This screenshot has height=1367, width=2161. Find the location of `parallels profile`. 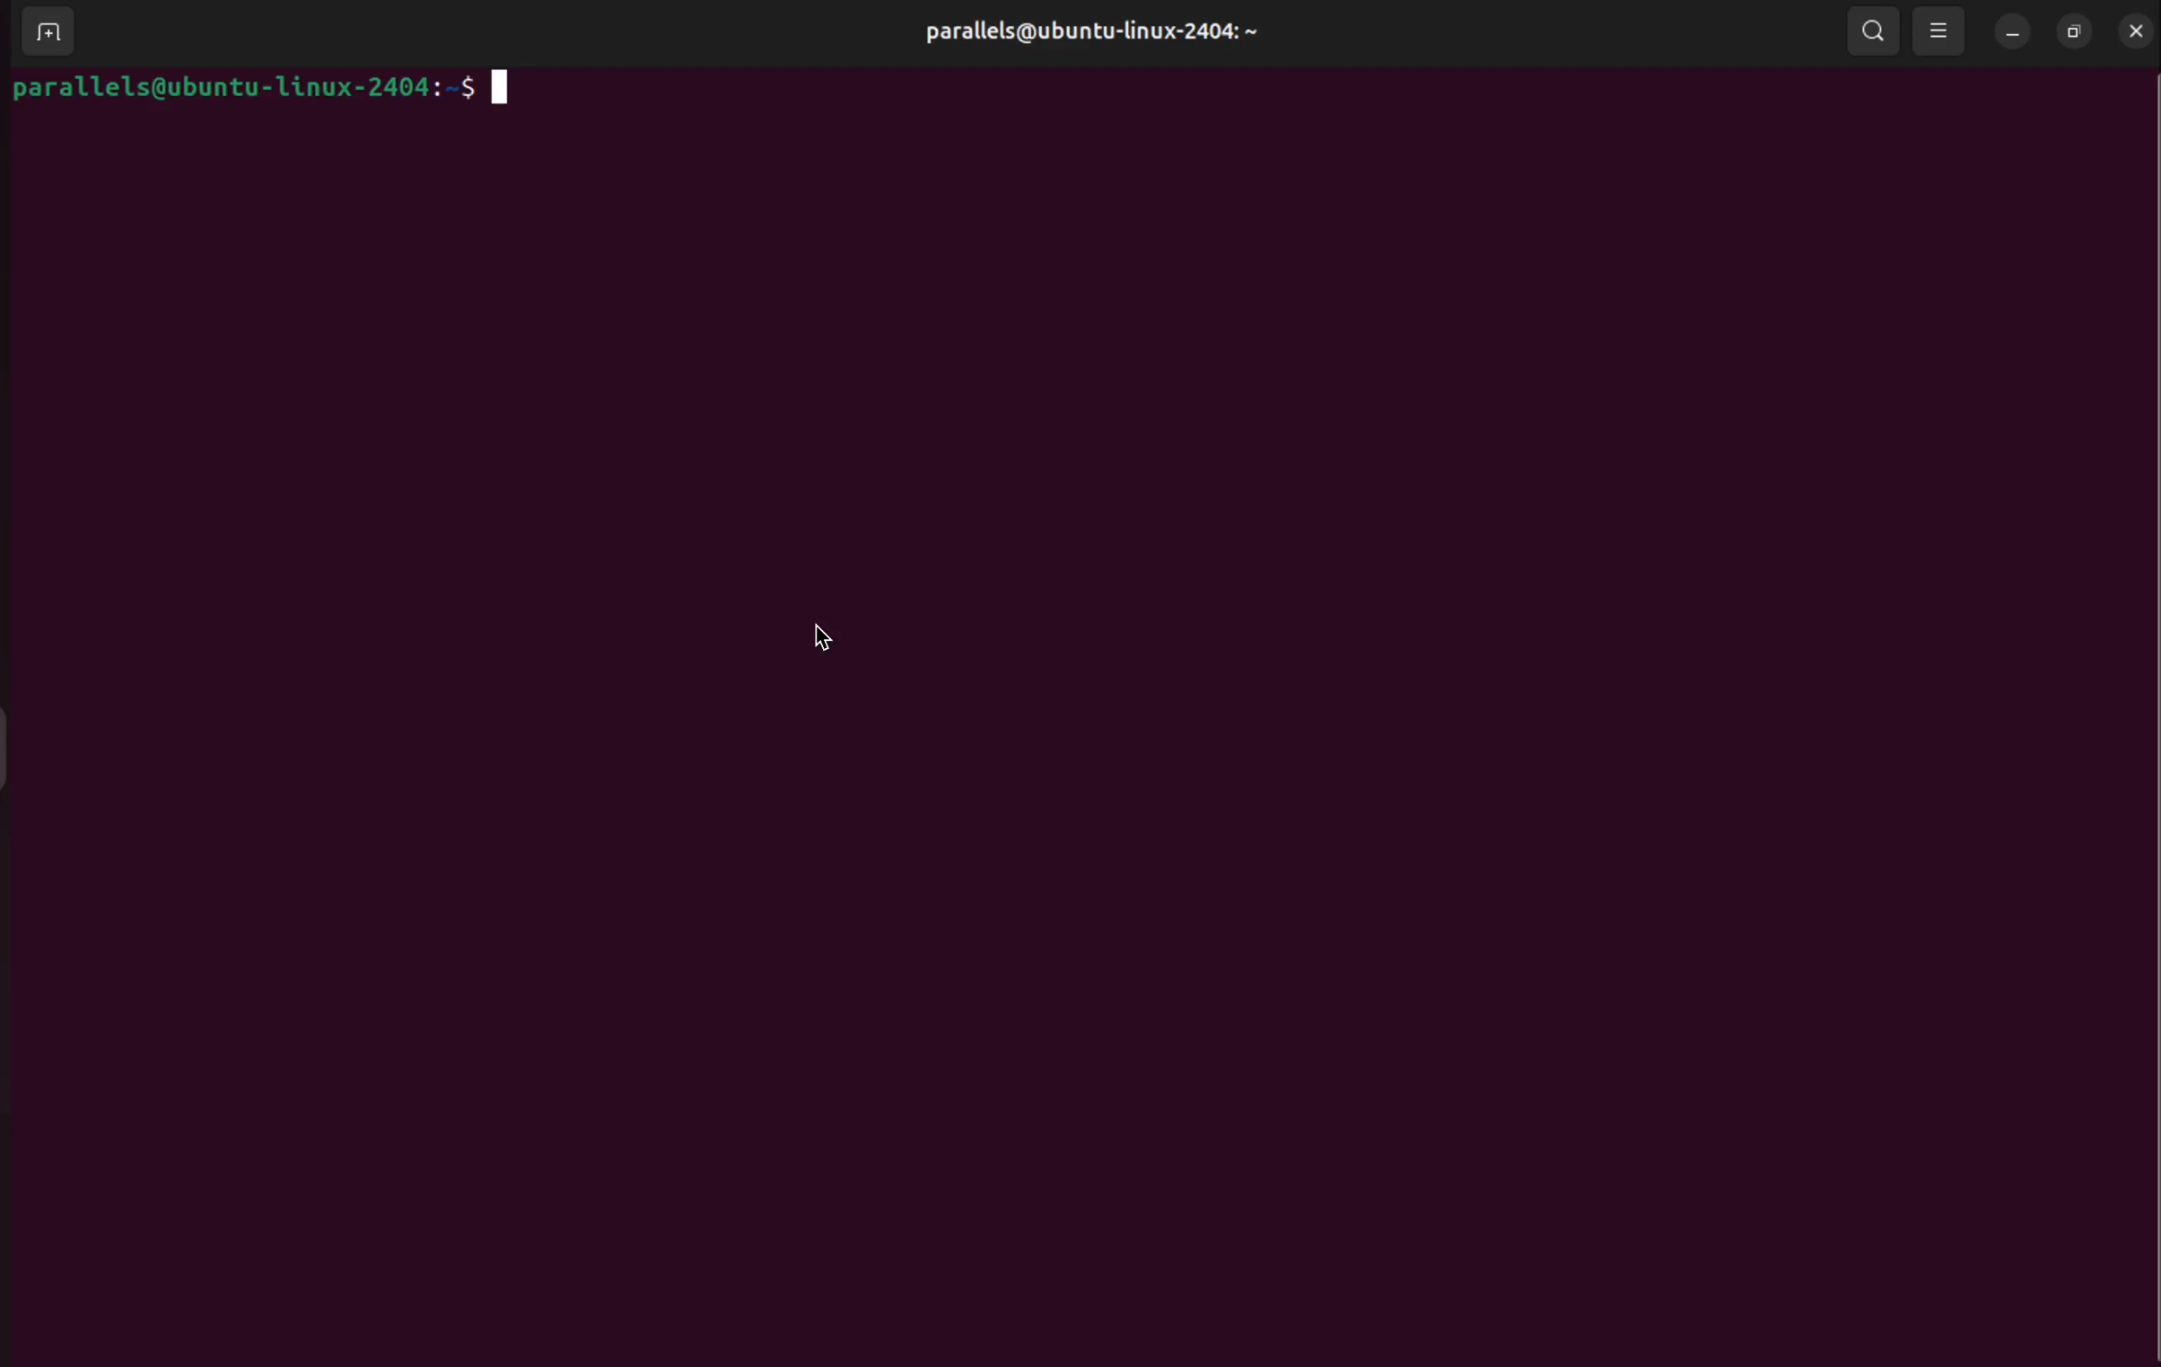

parallels profile is located at coordinates (1085, 35).